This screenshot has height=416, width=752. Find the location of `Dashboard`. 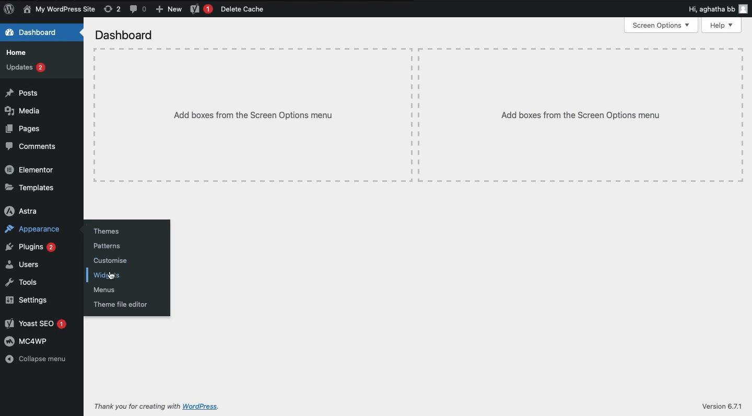

Dashboard is located at coordinates (127, 35).